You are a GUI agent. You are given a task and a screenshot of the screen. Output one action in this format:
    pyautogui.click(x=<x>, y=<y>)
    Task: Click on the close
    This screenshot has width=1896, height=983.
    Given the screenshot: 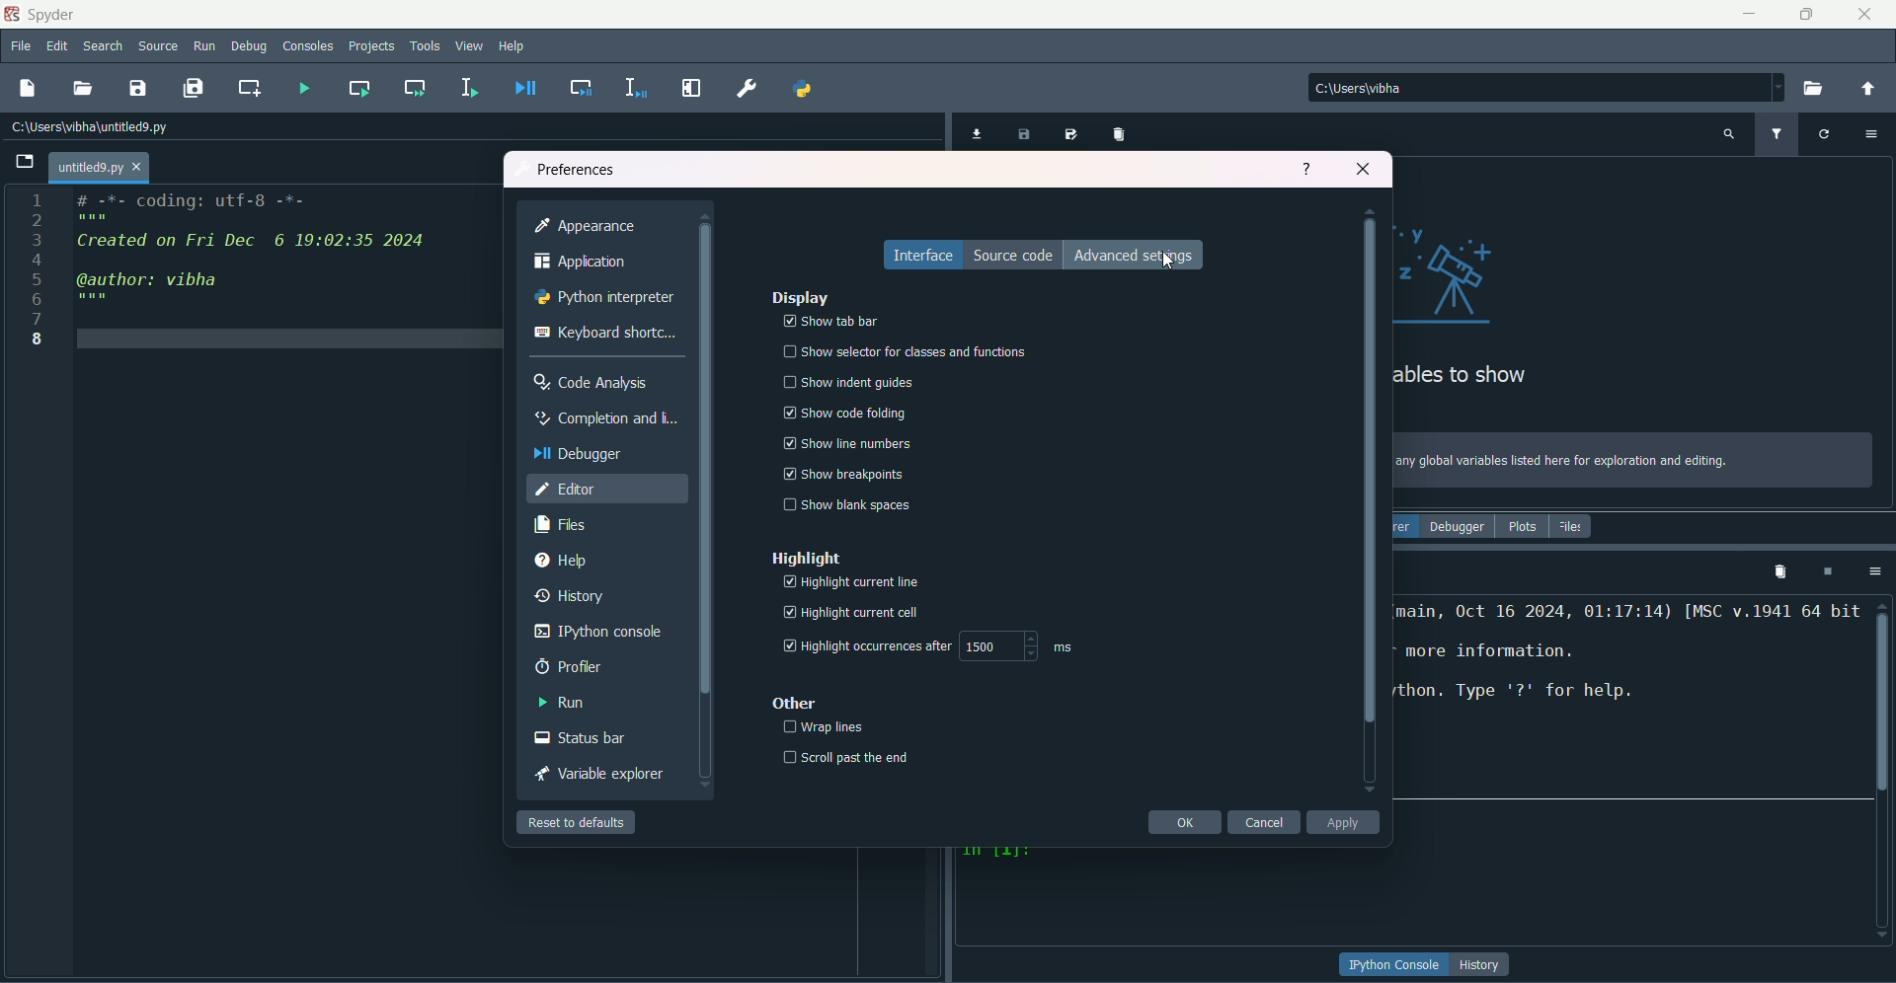 What is the action you would take?
    pyautogui.click(x=1865, y=14)
    